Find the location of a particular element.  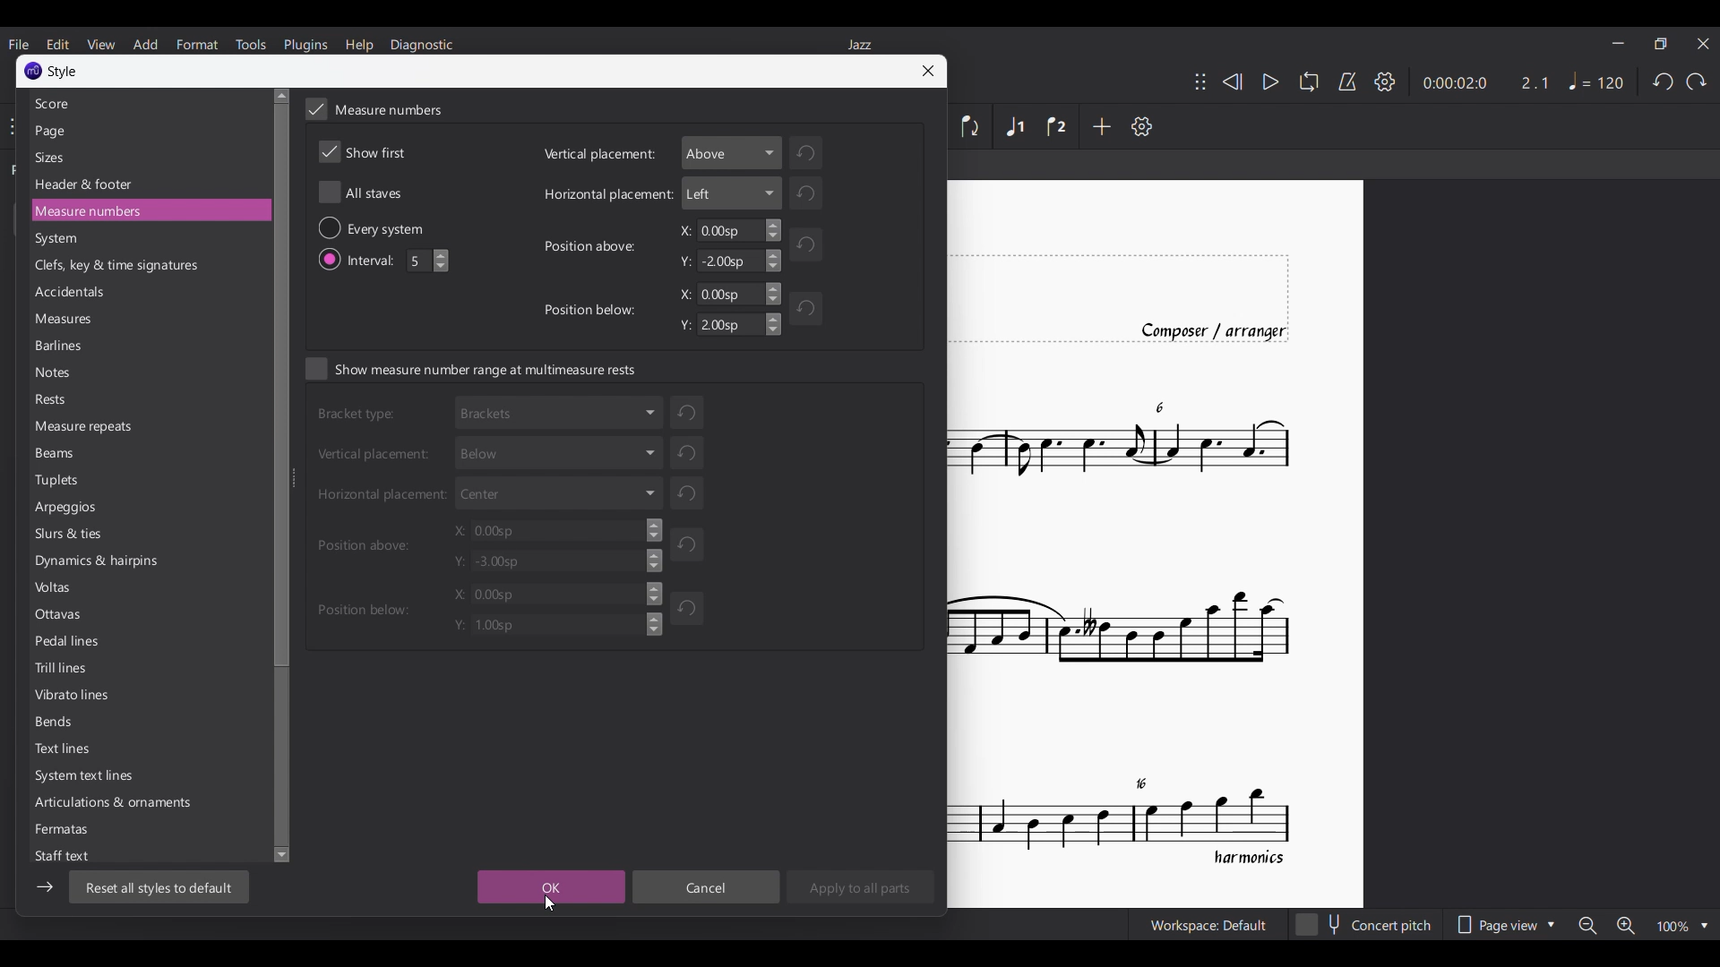

Apply to all parts is located at coordinates (860, 886).